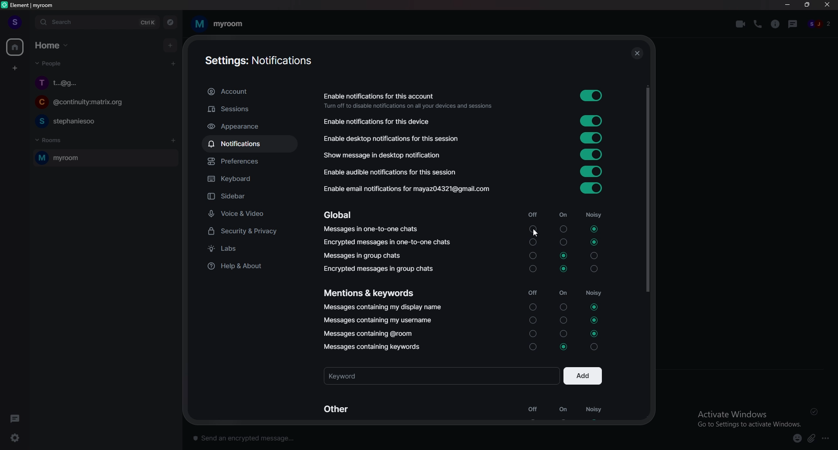 This screenshot has height=450, width=838. I want to click on people, so click(50, 63).